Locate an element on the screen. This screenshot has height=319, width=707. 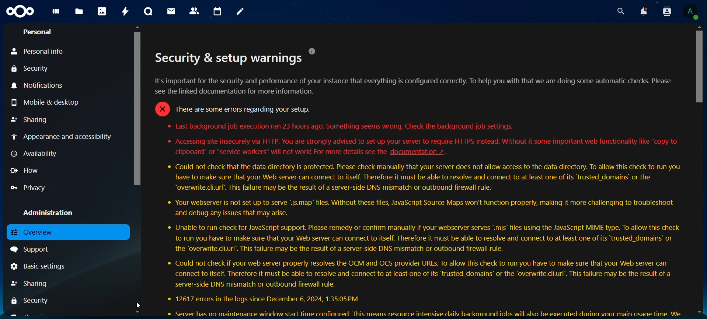
notifications is located at coordinates (46, 86).